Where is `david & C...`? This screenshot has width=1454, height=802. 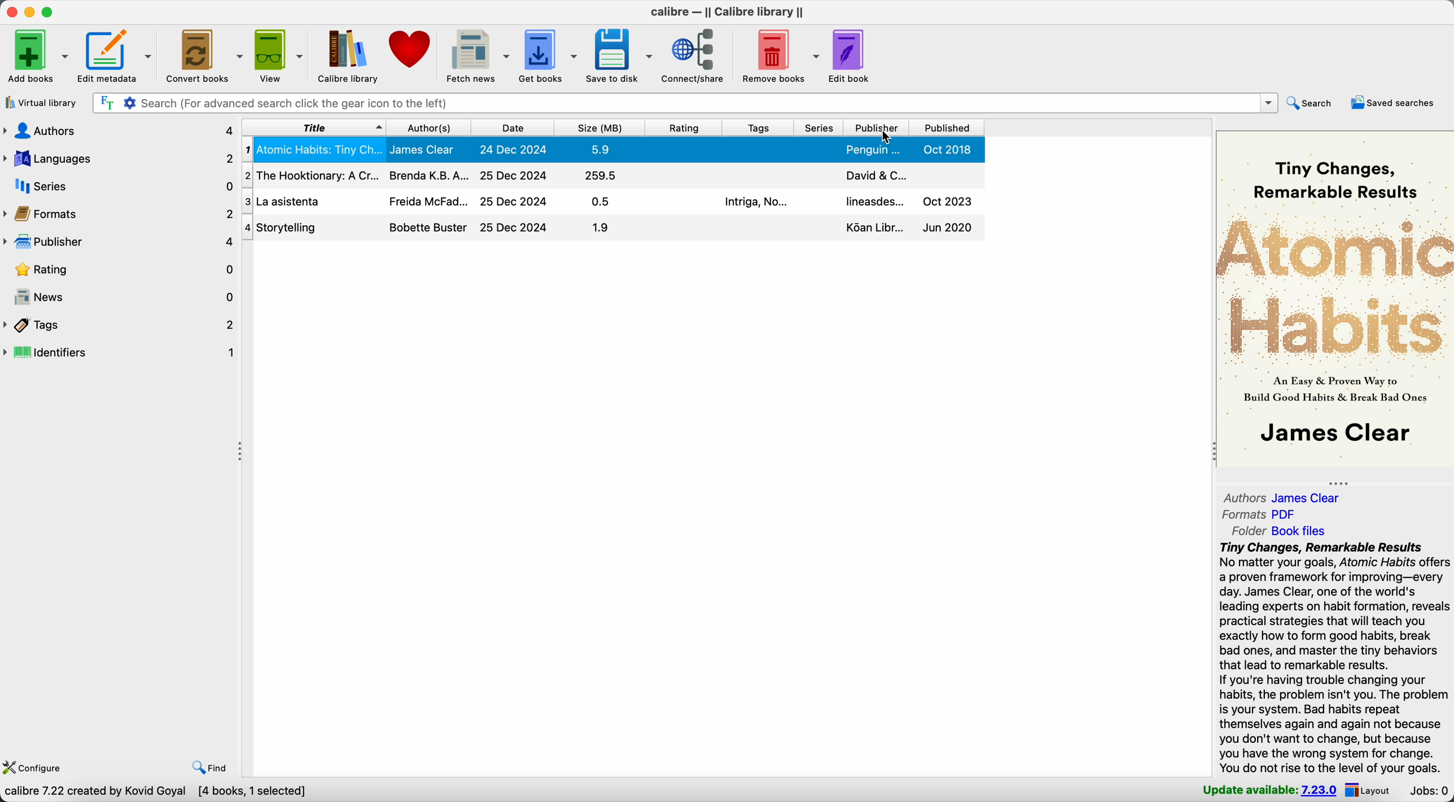
david & C... is located at coordinates (875, 176).